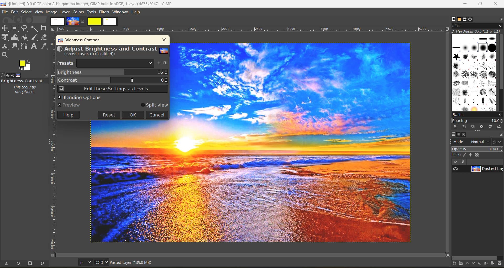 This screenshot has height=268, width=504. What do you see at coordinates (133, 115) in the screenshot?
I see `ok` at bounding box center [133, 115].